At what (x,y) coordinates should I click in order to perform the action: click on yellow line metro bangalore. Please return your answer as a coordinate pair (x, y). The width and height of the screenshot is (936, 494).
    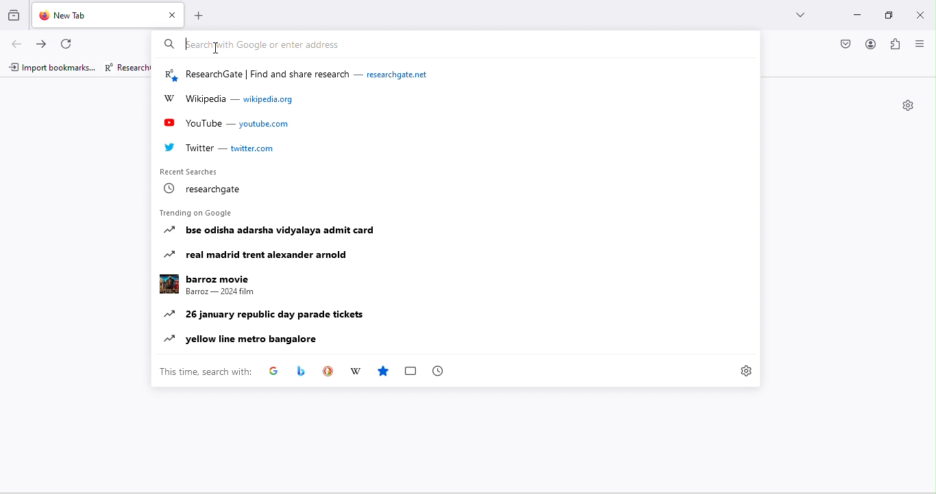
    Looking at the image, I should click on (243, 339).